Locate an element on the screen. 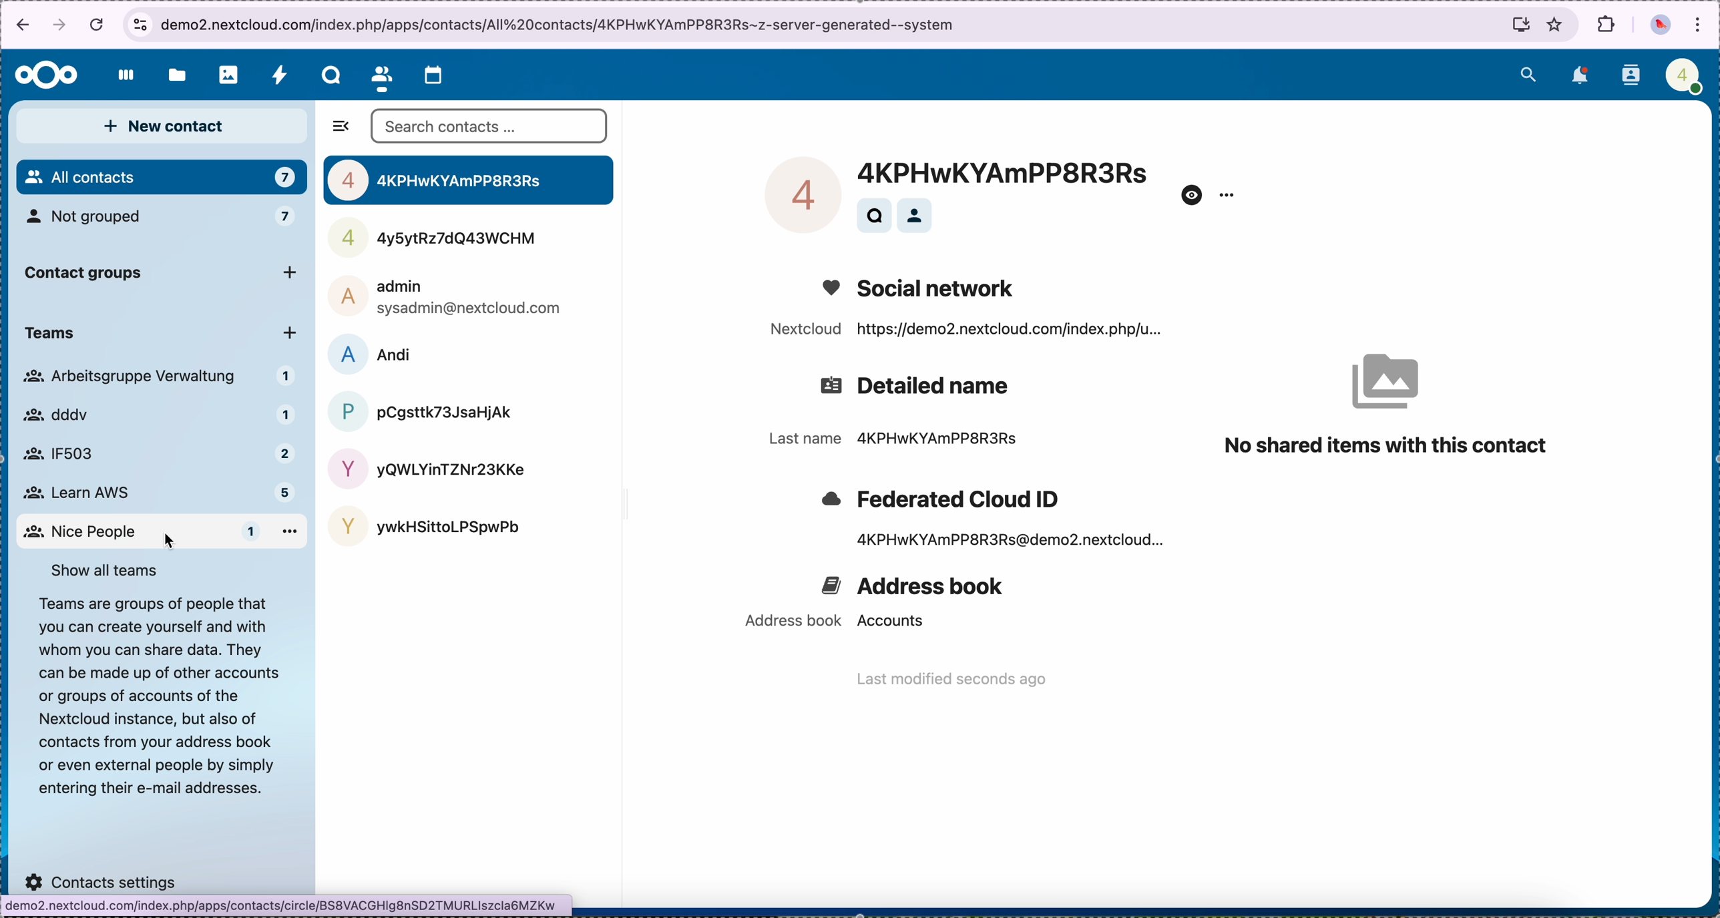 This screenshot has width=1720, height=918. social network is located at coordinates (925, 286).